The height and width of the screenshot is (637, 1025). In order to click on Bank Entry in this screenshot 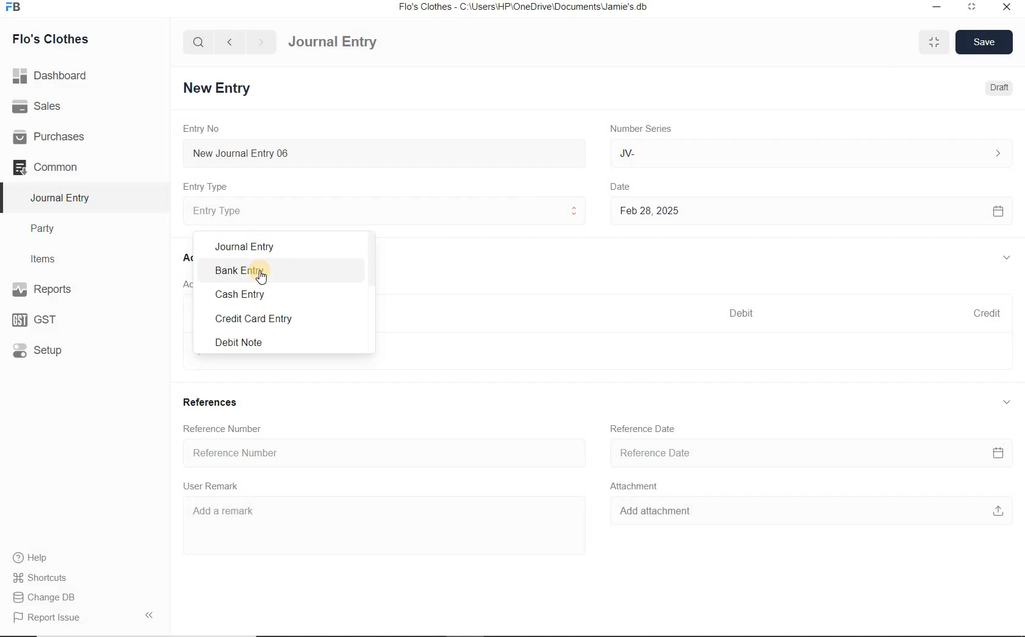, I will do `click(260, 270)`.